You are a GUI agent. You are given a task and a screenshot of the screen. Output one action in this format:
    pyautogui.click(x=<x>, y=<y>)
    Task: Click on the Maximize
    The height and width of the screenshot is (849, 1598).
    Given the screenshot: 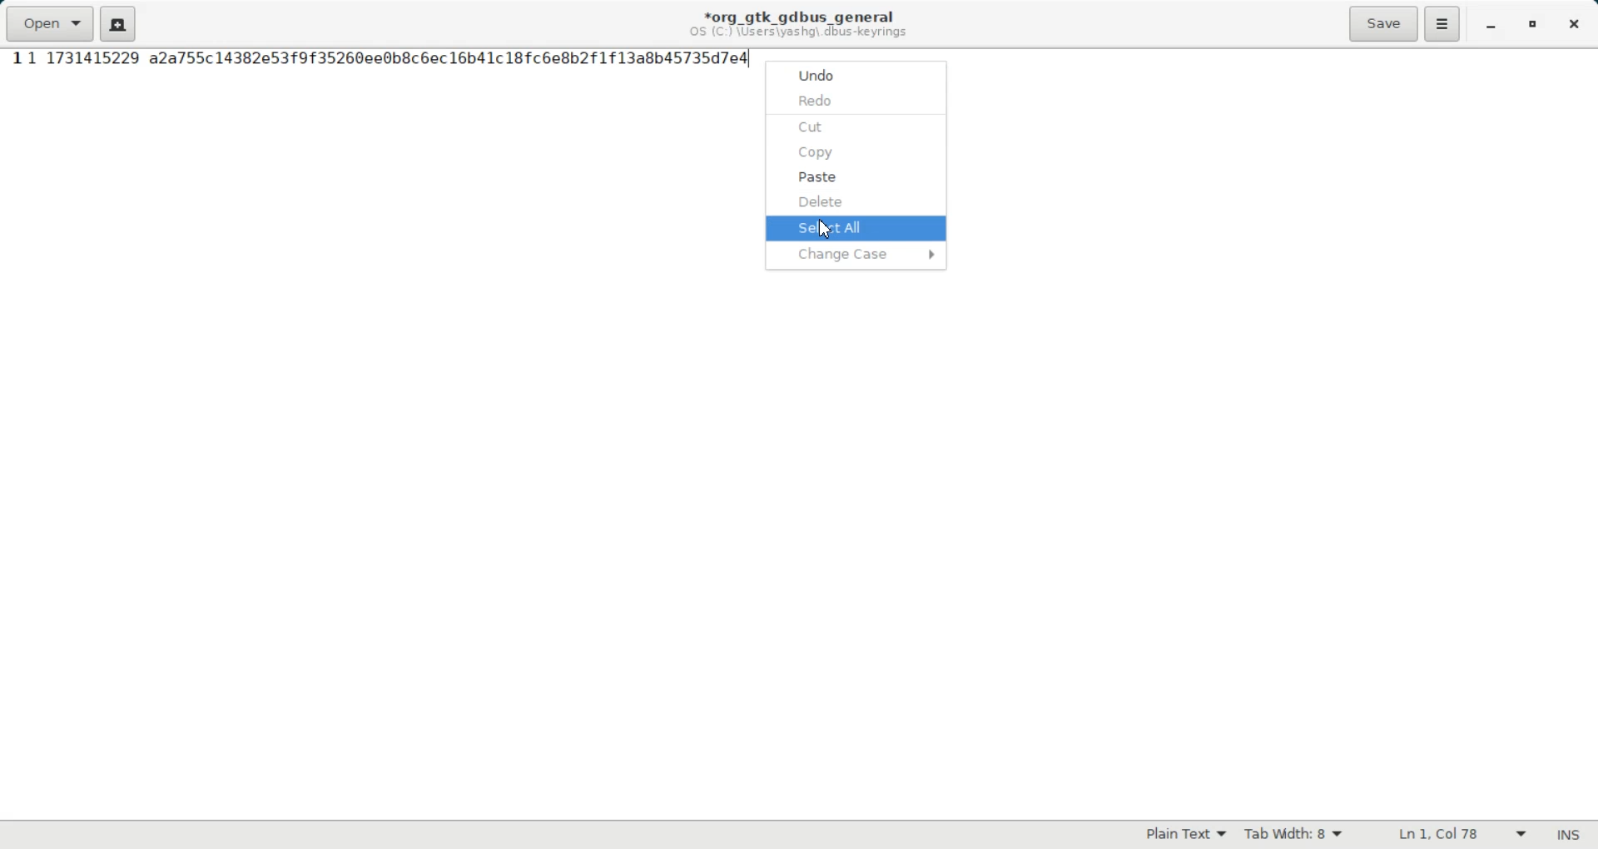 What is the action you would take?
    pyautogui.click(x=1535, y=26)
    